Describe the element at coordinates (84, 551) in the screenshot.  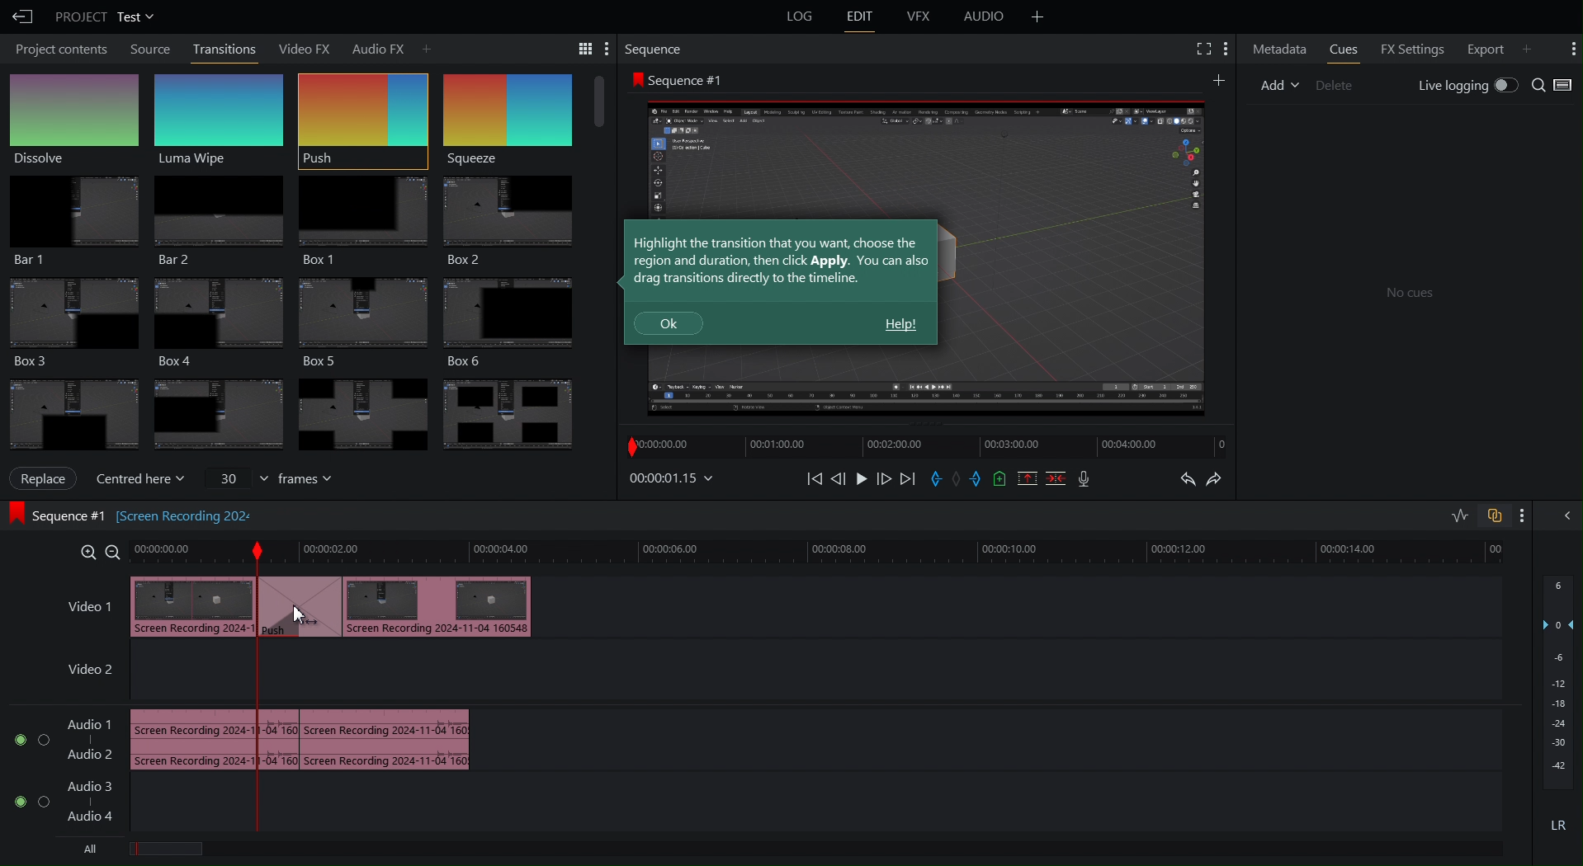
I see `Zoom in` at that location.